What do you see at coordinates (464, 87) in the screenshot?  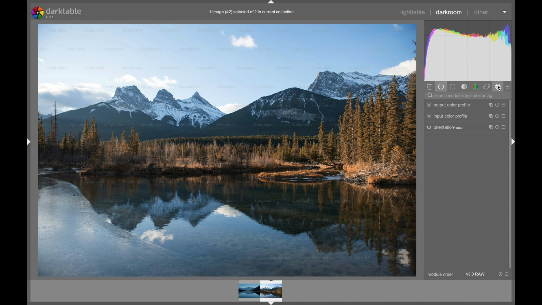 I see `tone` at bounding box center [464, 87].